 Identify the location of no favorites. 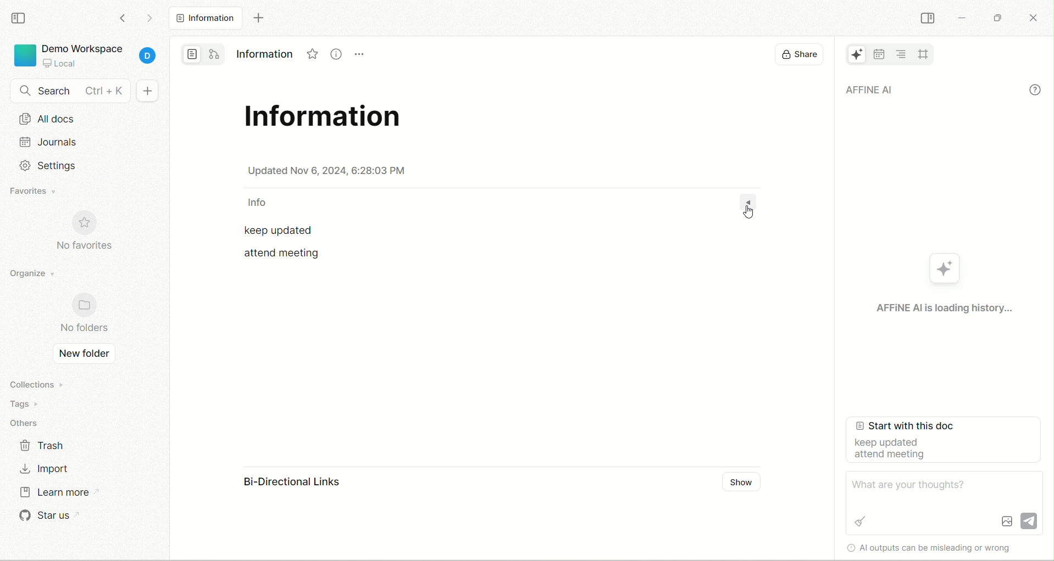
(86, 232).